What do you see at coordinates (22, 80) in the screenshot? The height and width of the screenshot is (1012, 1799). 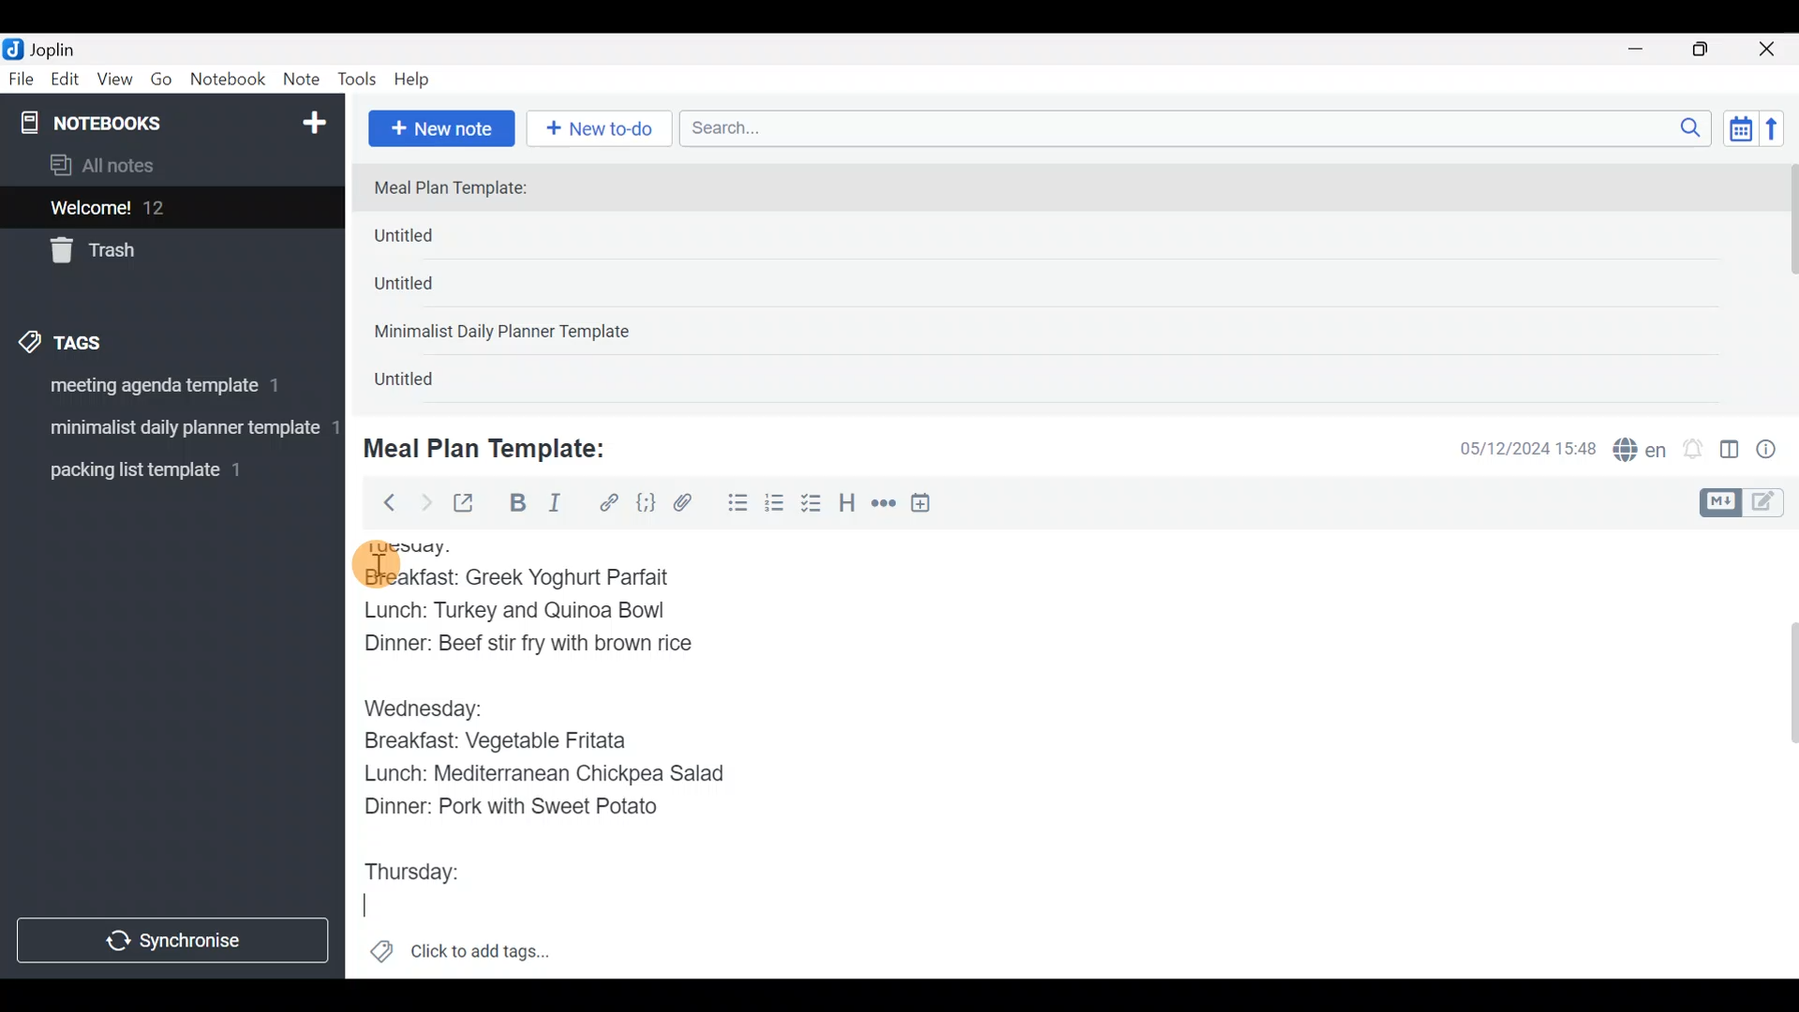 I see `File` at bounding box center [22, 80].